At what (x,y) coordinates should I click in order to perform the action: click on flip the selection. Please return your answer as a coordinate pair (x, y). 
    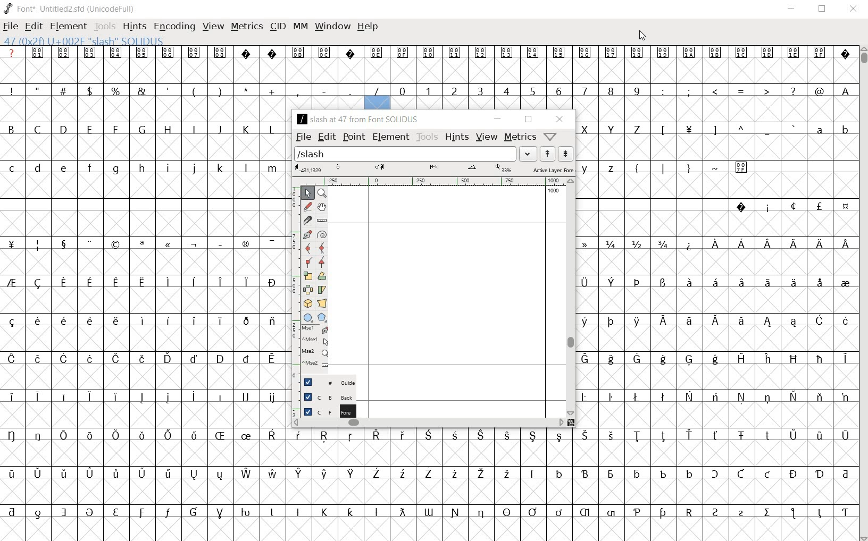
    Looking at the image, I should click on (307, 290).